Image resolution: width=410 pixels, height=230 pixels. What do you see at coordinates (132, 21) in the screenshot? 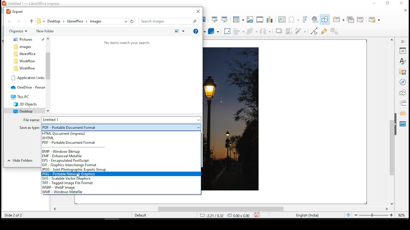
I see `refresh` at bounding box center [132, 21].